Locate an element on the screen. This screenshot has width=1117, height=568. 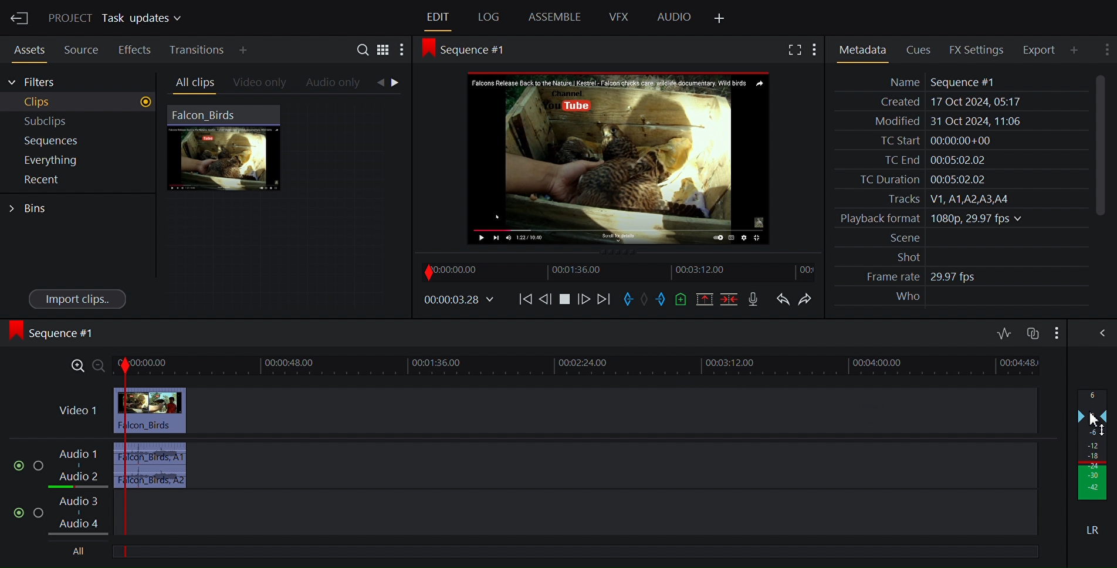
Toggle audio track sync is located at coordinates (1031, 332).